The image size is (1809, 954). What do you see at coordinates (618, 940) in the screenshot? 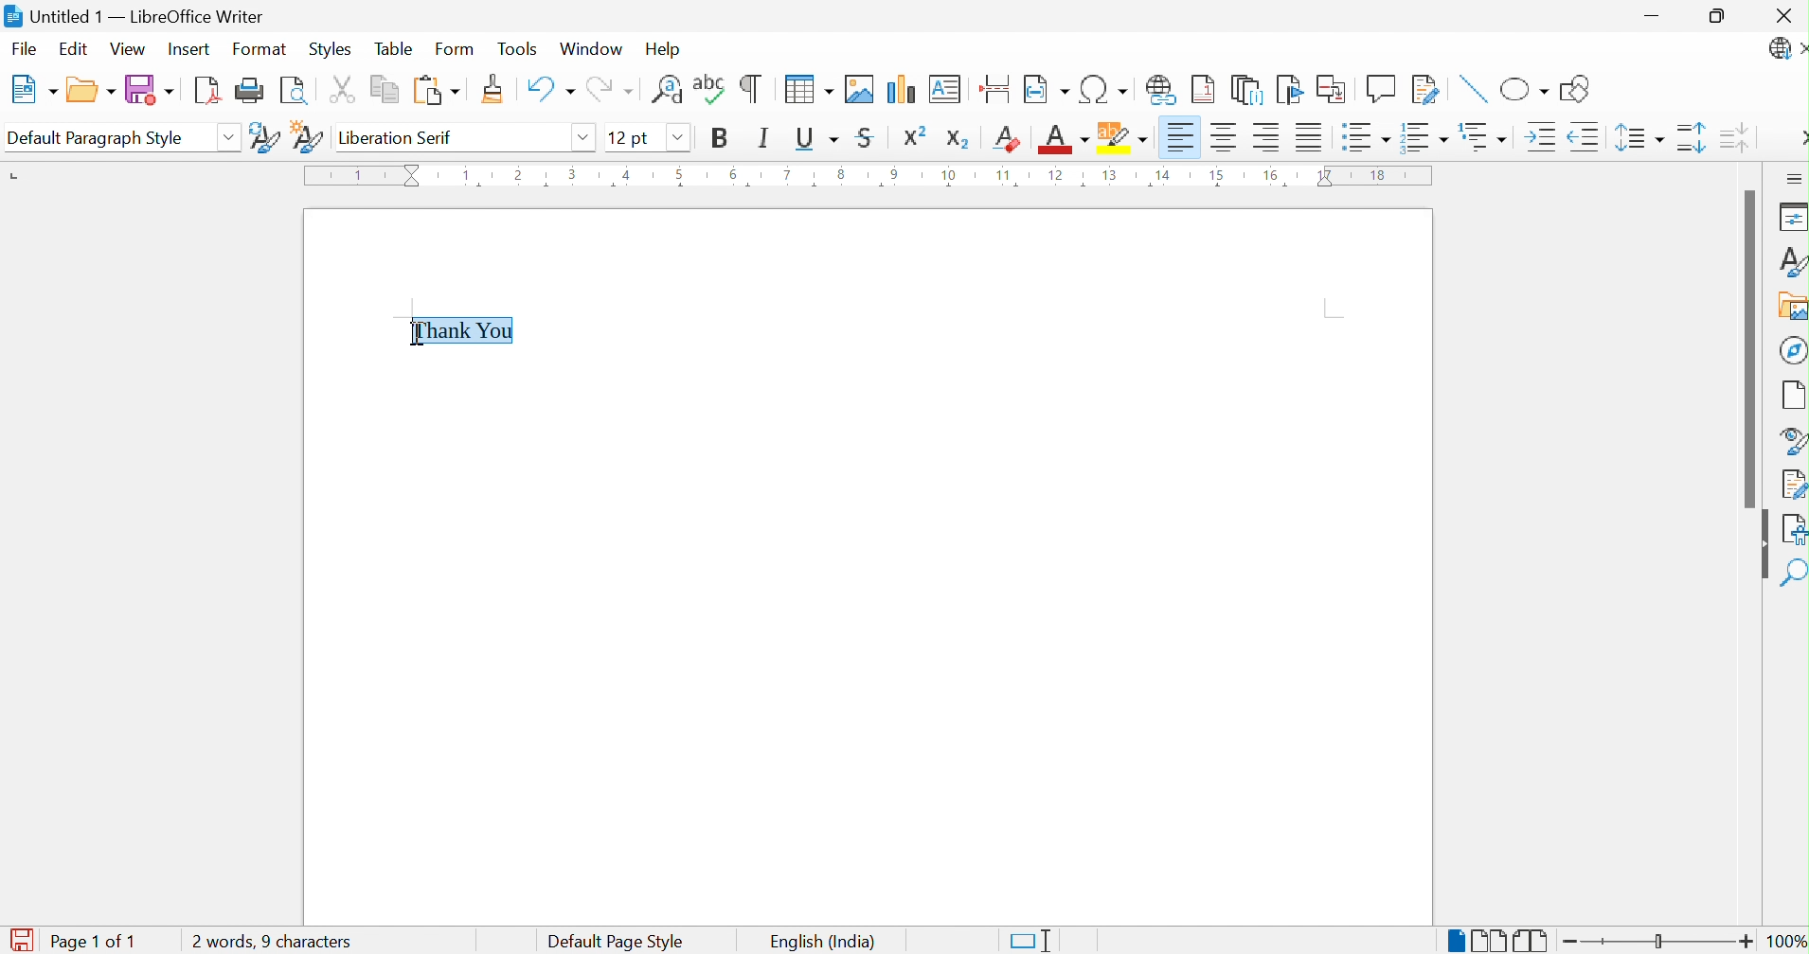
I see `Default Page Style` at bounding box center [618, 940].